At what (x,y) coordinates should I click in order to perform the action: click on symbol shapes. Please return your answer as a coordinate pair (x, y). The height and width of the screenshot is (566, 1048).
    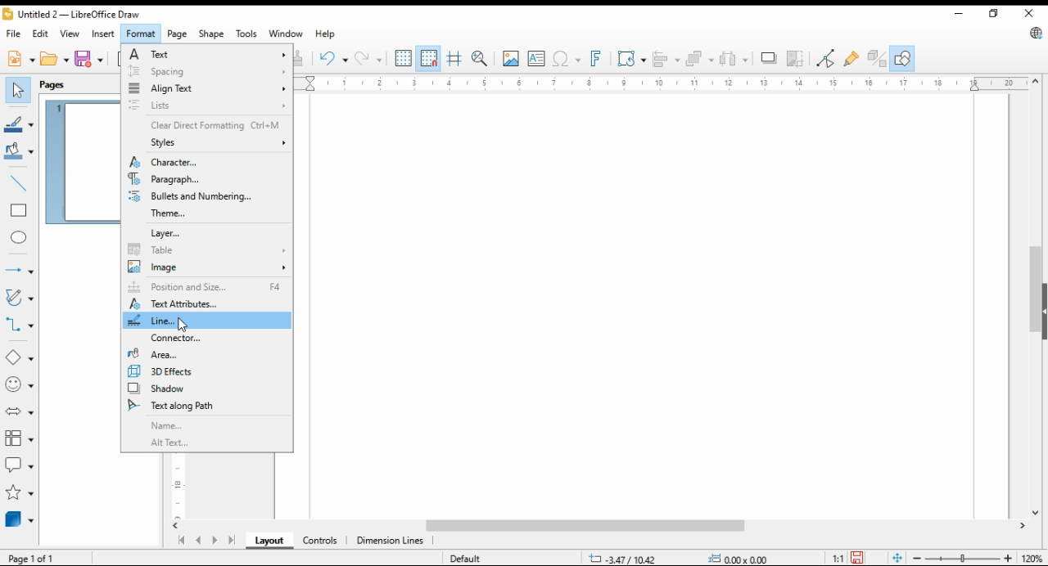
    Looking at the image, I should click on (20, 384).